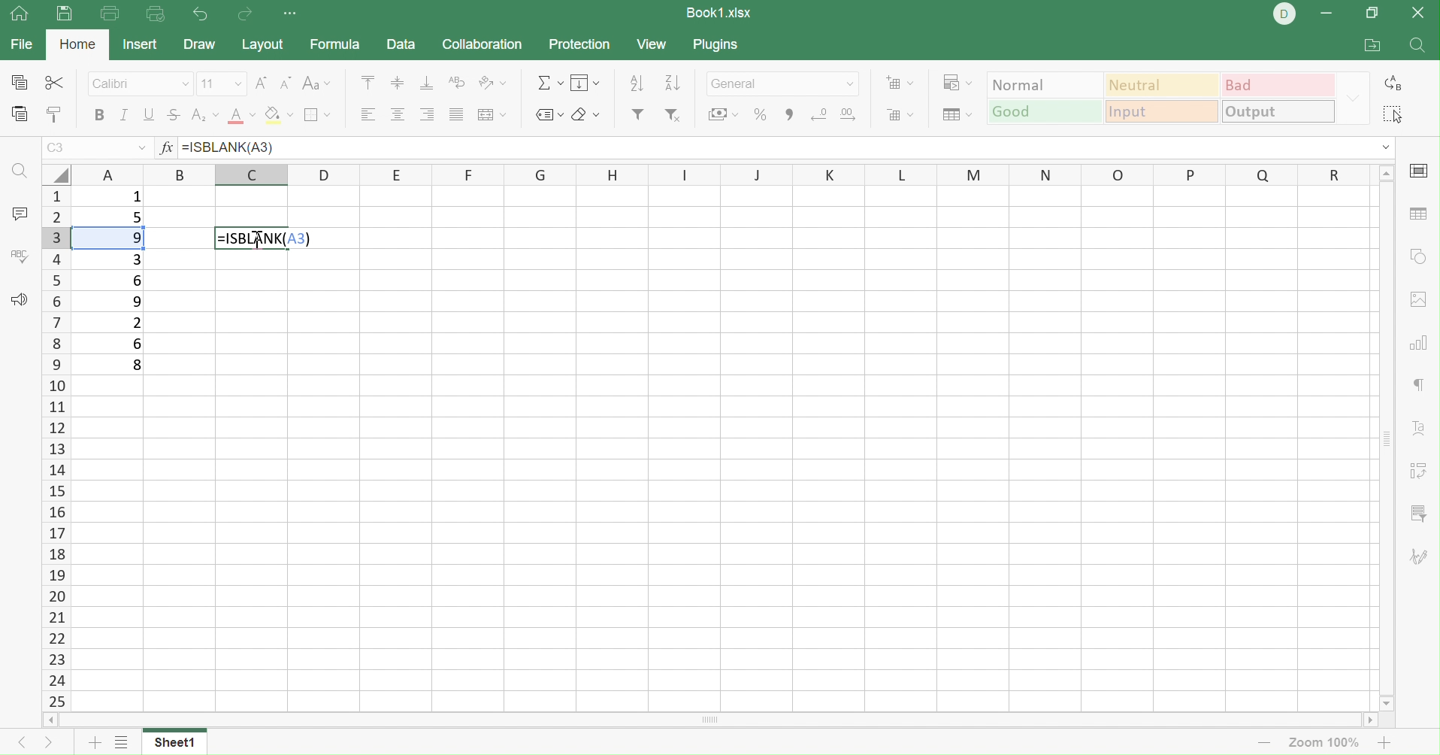 The image size is (1440, 755). Describe the element at coordinates (97, 114) in the screenshot. I see `Bold` at that location.